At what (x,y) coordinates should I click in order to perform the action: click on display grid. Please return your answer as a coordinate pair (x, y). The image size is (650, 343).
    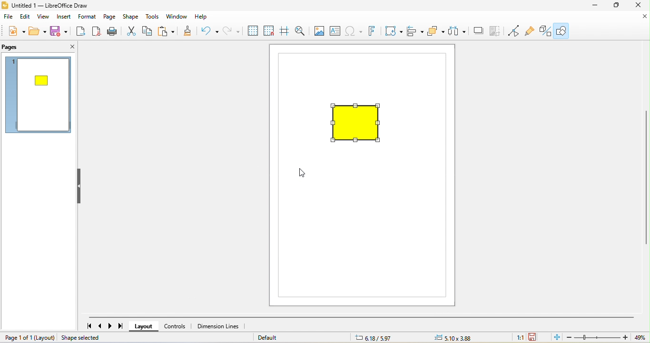
    Looking at the image, I should click on (253, 30).